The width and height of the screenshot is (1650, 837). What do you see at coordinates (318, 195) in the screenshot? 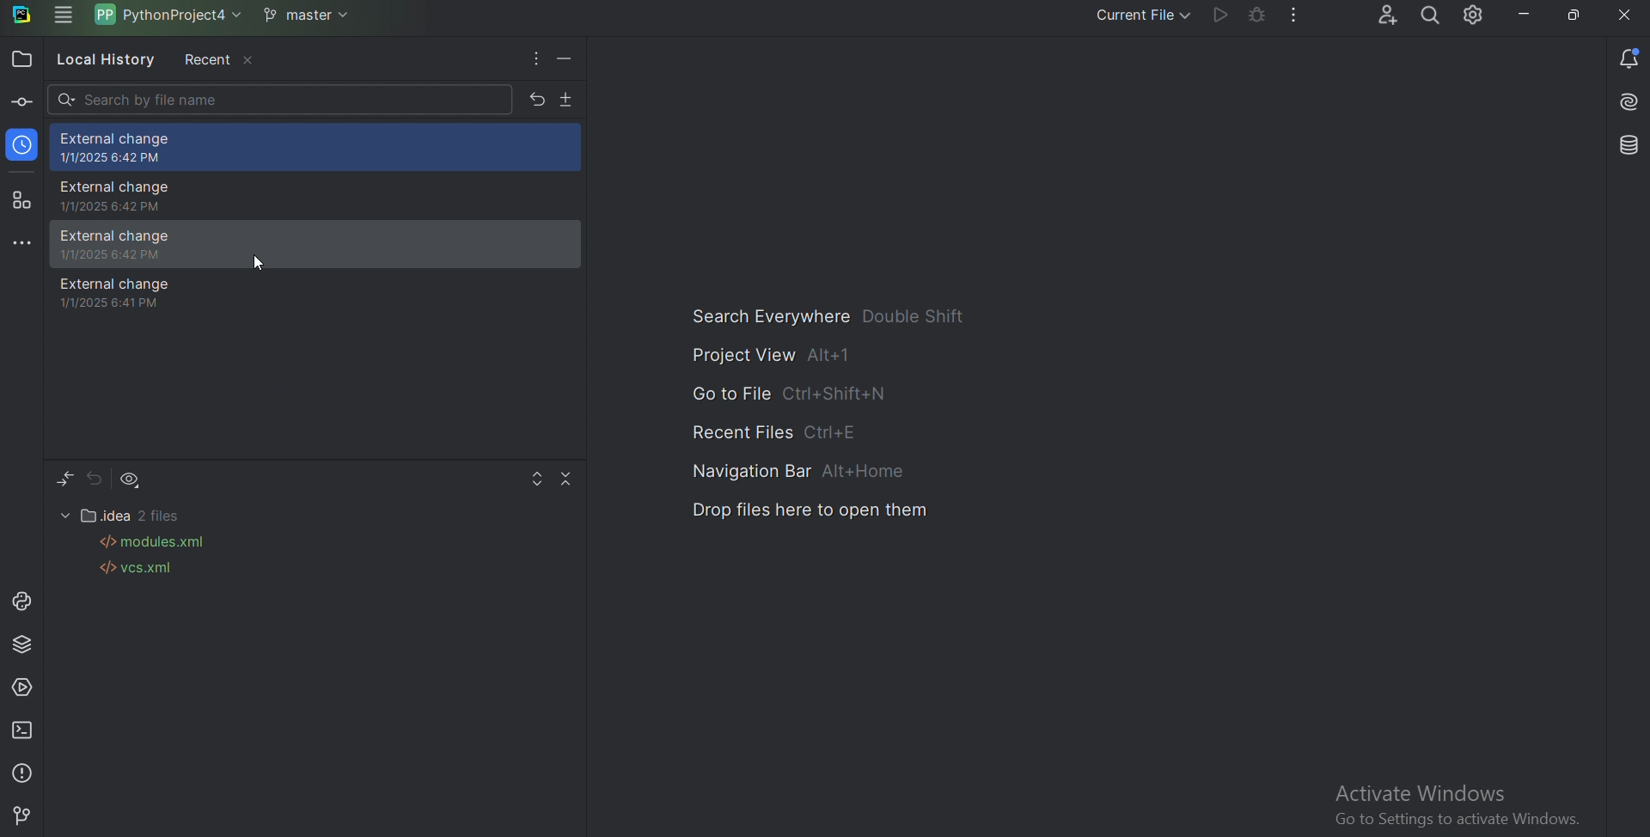
I see `External change` at bounding box center [318, 195].